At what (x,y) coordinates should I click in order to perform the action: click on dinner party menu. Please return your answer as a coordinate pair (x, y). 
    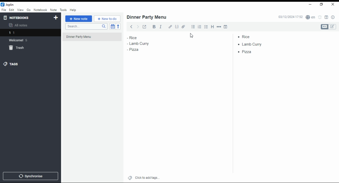
    Looking at the image, I should click on (93, 39).